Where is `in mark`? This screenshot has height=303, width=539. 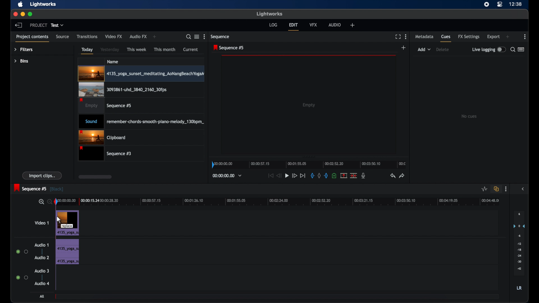
in mark is located at coordinates (312, 176).